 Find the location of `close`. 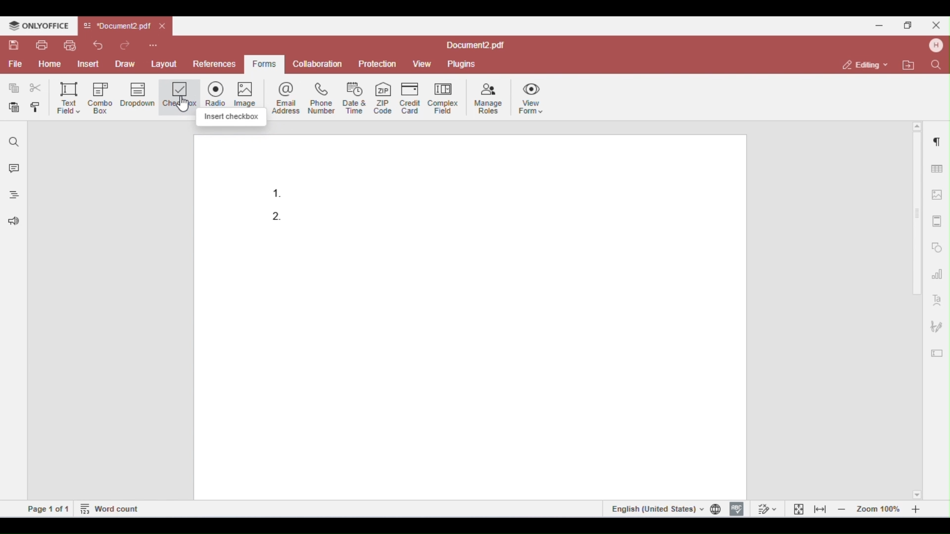

close is located at coordinates (935, 25).